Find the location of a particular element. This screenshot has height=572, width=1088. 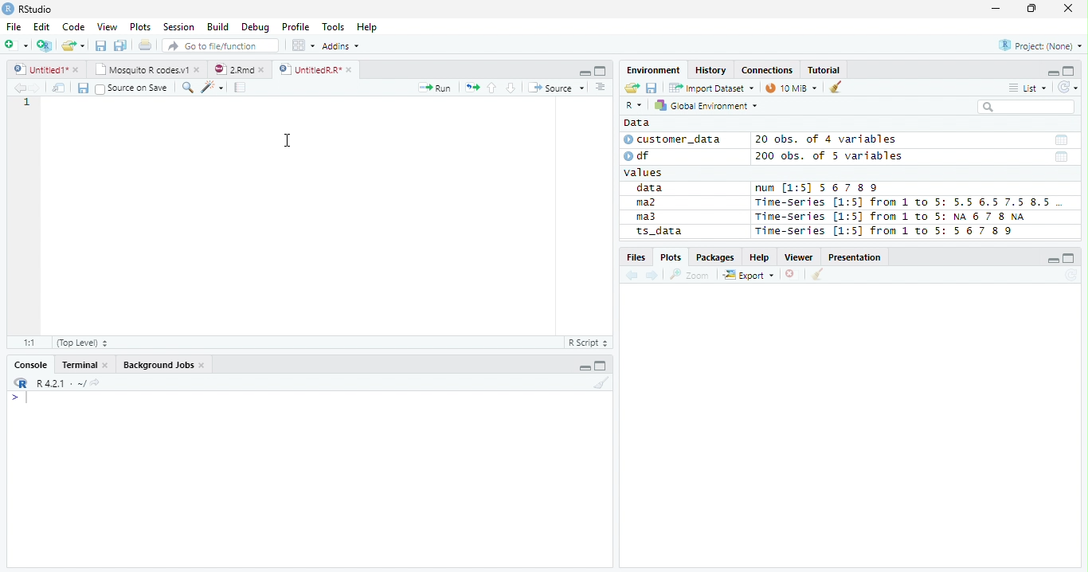

Clean is located at coordinates (818, 274).